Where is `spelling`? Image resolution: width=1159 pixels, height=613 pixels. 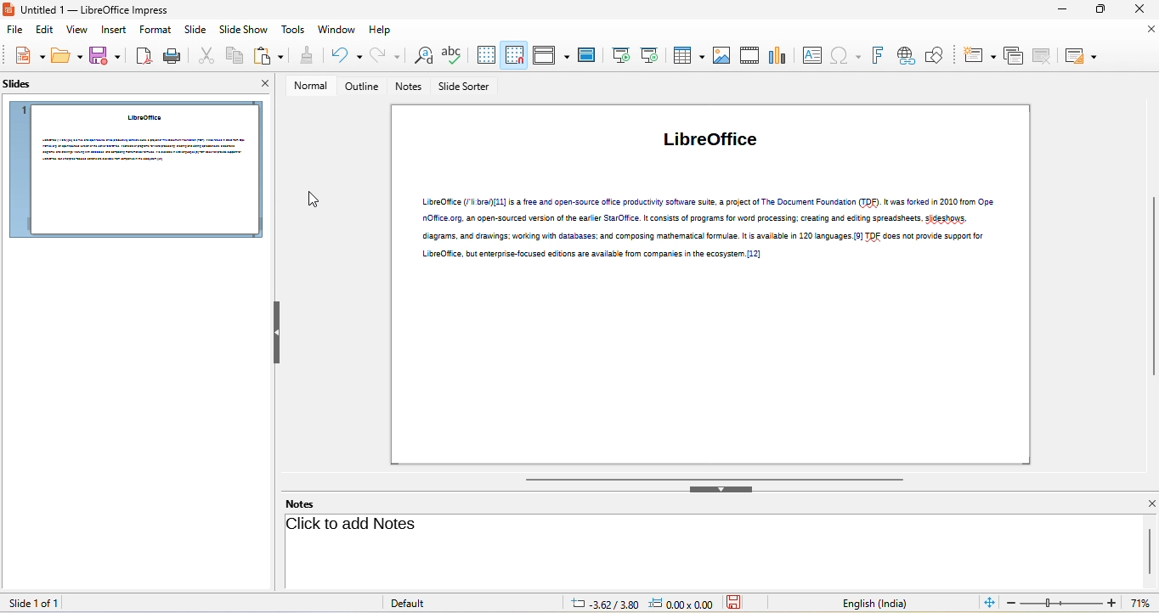 spelling is located at coordinates (455, 58).